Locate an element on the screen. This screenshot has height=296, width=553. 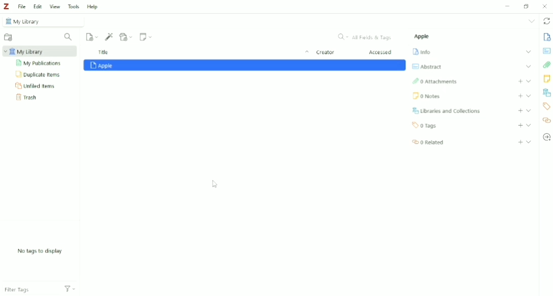
New Collection is located at coordinates (8, 37).